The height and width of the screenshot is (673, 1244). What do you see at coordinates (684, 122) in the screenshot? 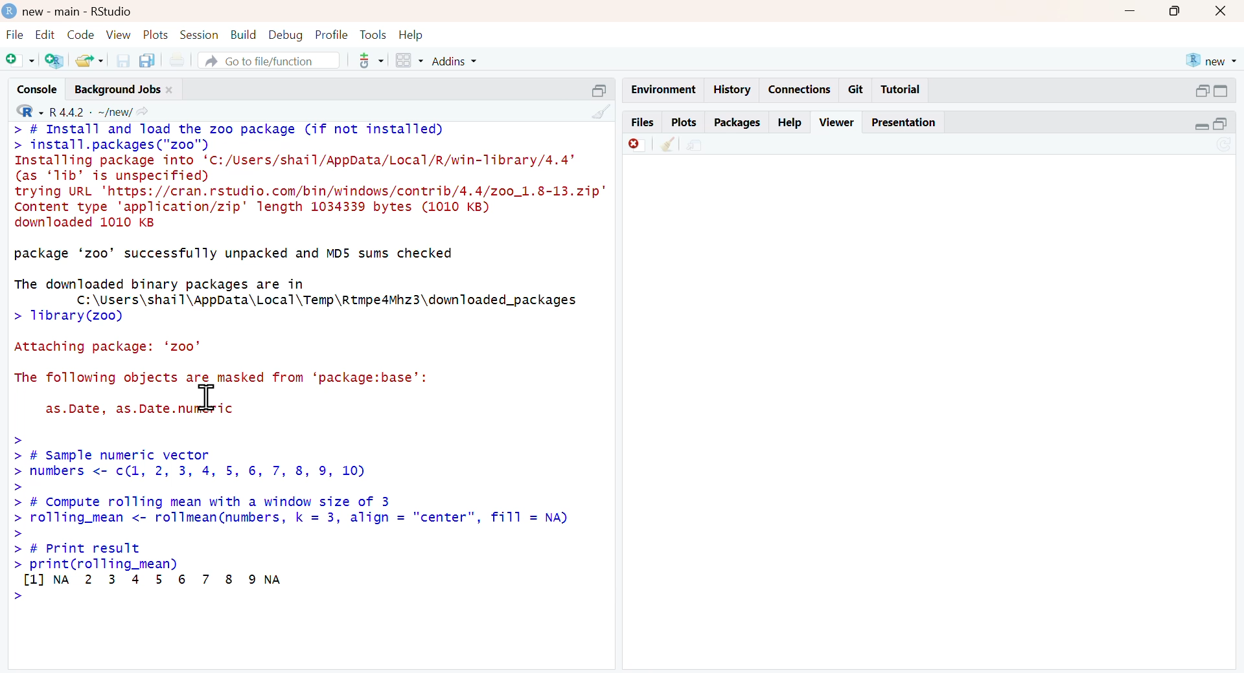
I see `plots` at bounding box center [684, 122].